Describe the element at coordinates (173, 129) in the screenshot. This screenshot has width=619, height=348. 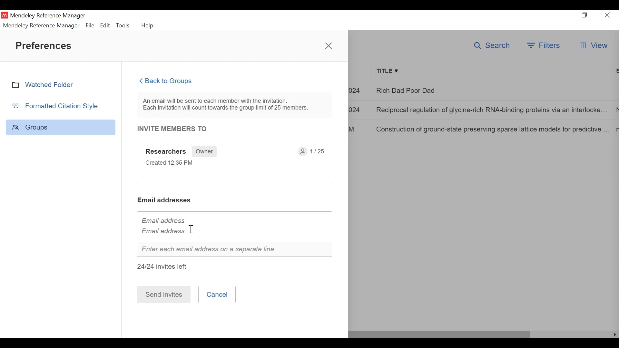
I see `INVITE MEMBERS TO` at that location.